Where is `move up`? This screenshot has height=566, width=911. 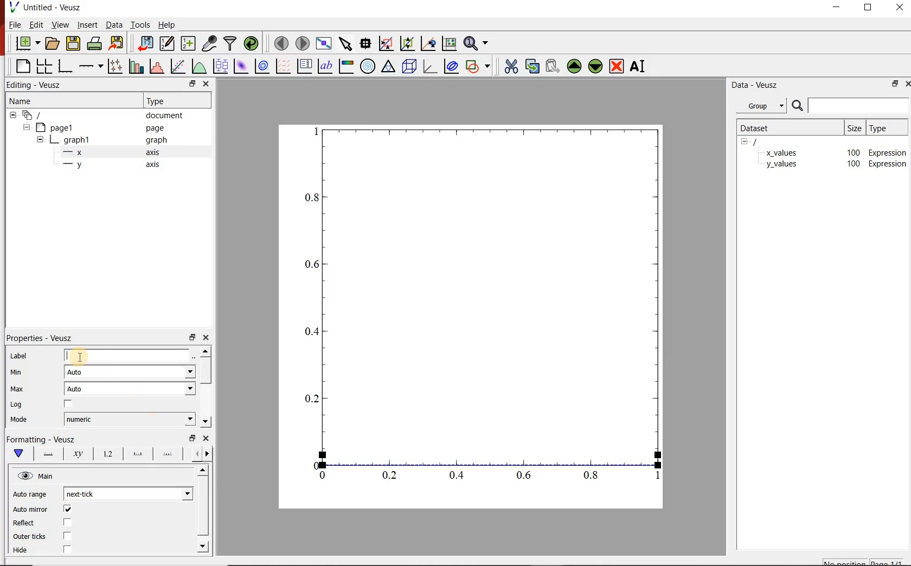 move up is located at coordinates (202, 471).